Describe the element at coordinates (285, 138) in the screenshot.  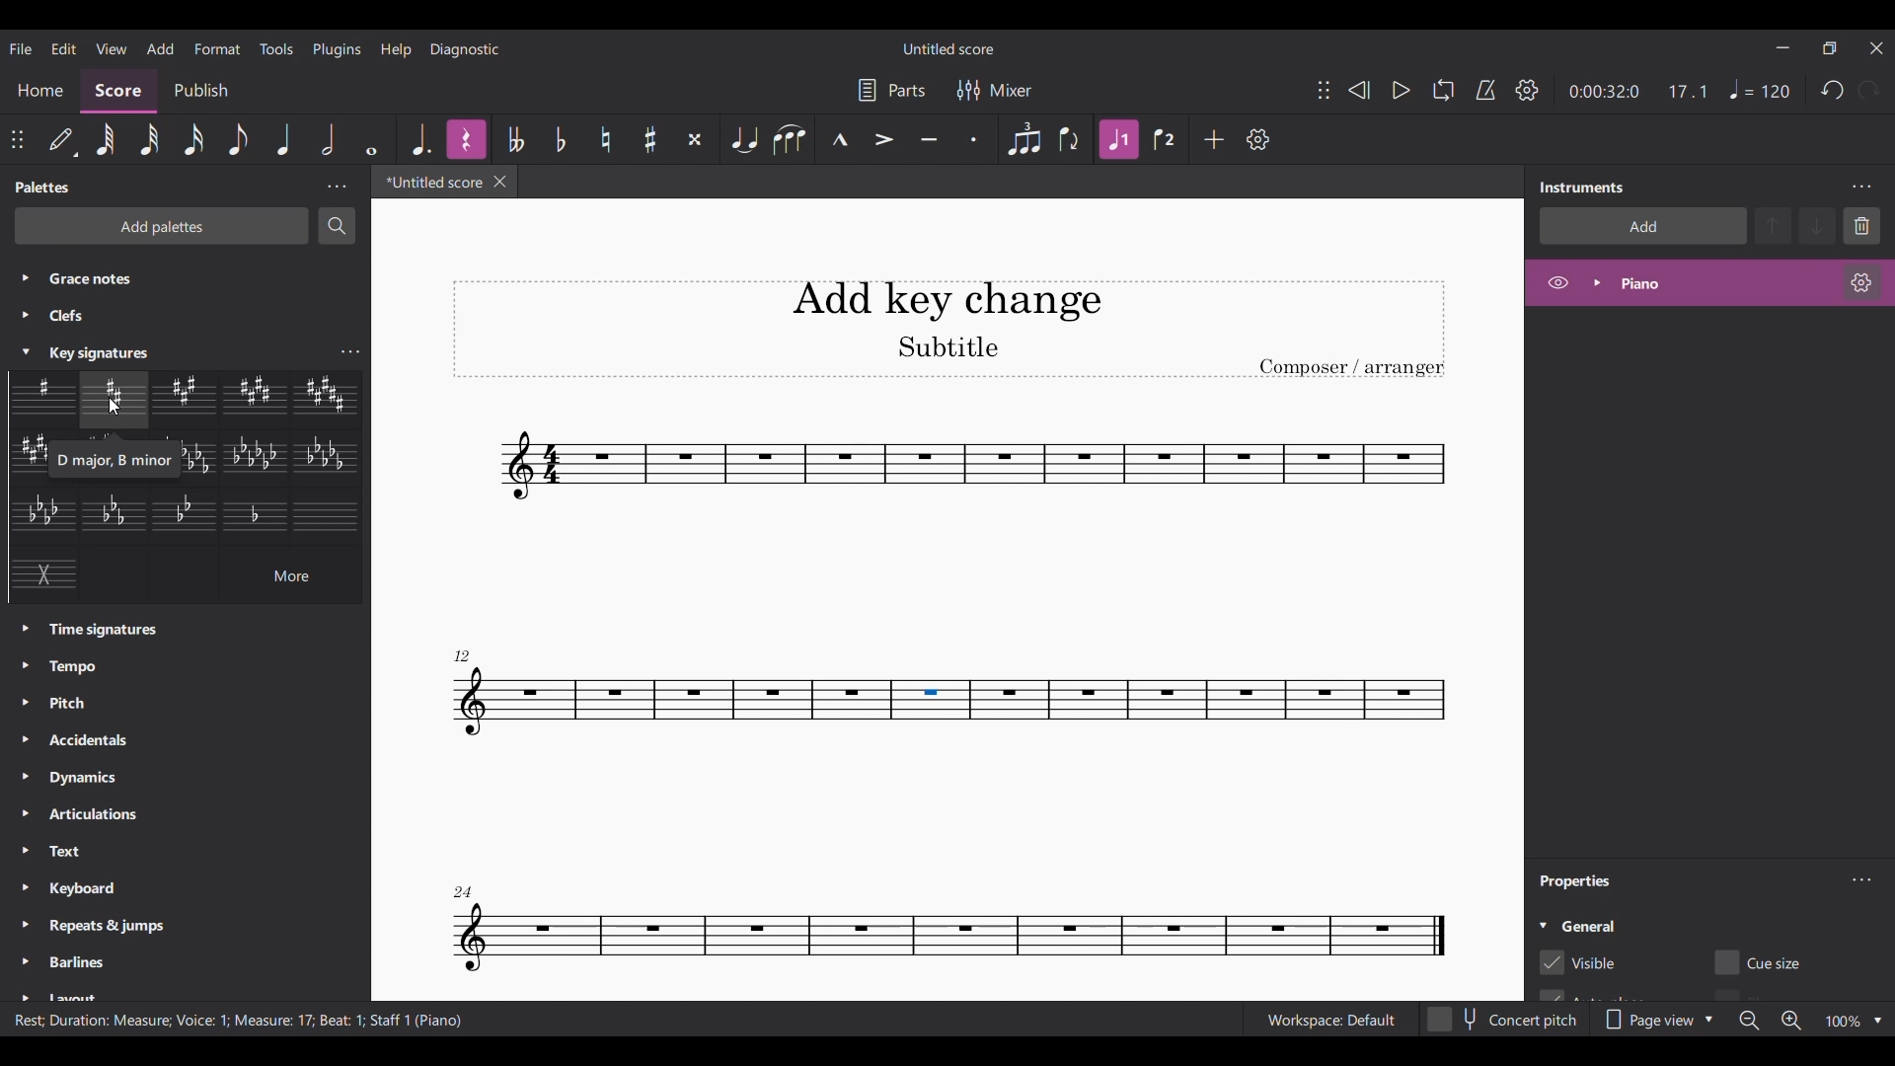
I see `Quarter note` at that location.